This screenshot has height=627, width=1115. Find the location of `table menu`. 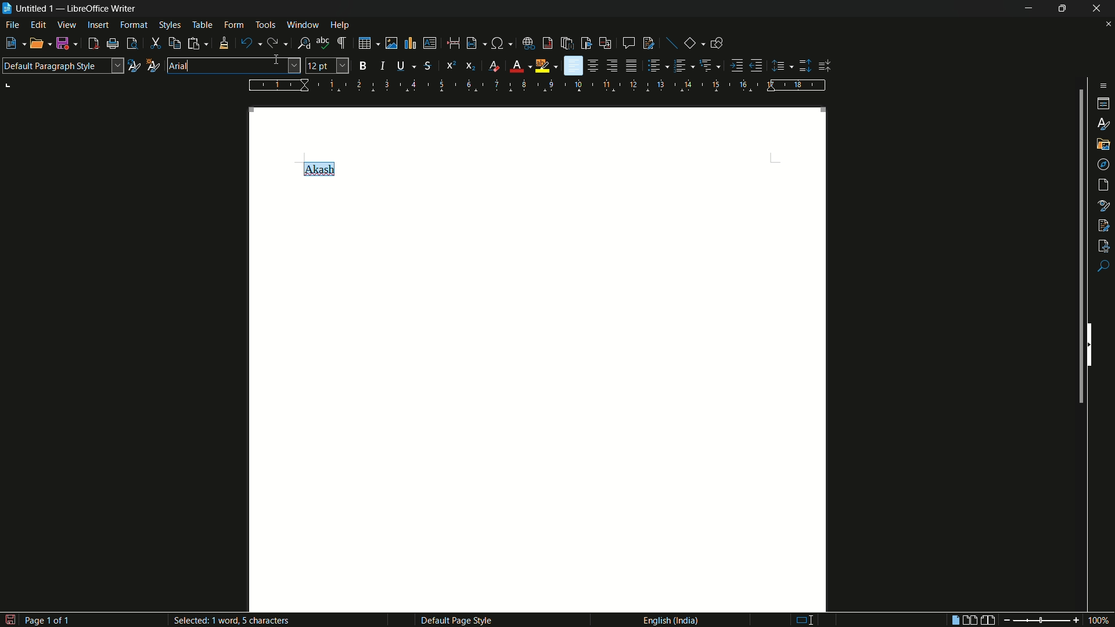

table menu is located at coordinates (202, 25).